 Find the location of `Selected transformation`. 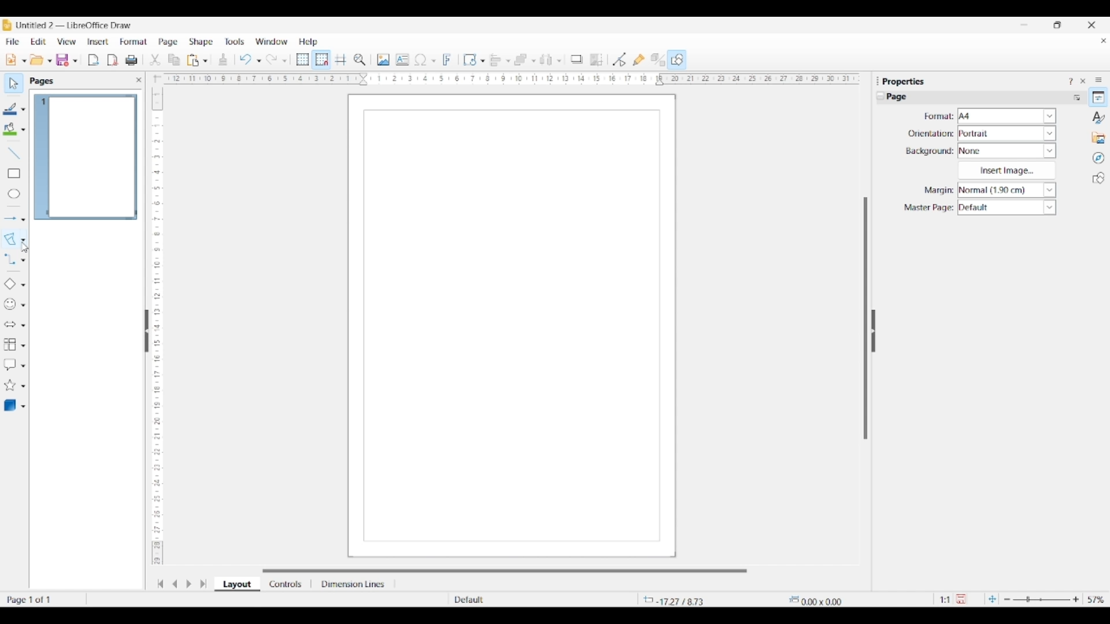

Selected transformation is located at coordinates (467, 58).